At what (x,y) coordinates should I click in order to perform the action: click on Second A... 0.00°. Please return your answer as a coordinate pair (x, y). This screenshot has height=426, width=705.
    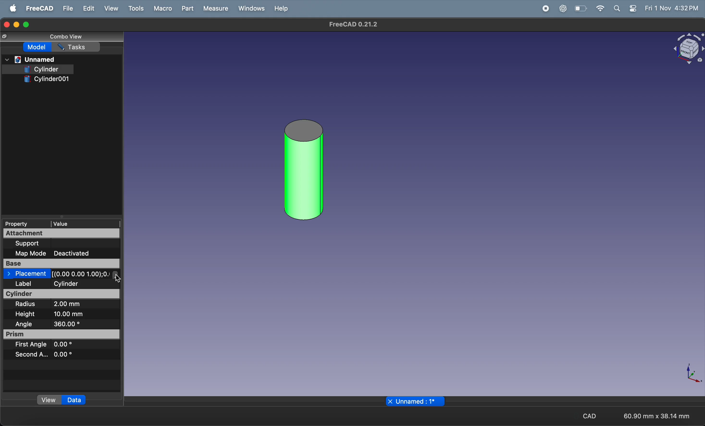
    Looking at the image, I should click on (43, 354).